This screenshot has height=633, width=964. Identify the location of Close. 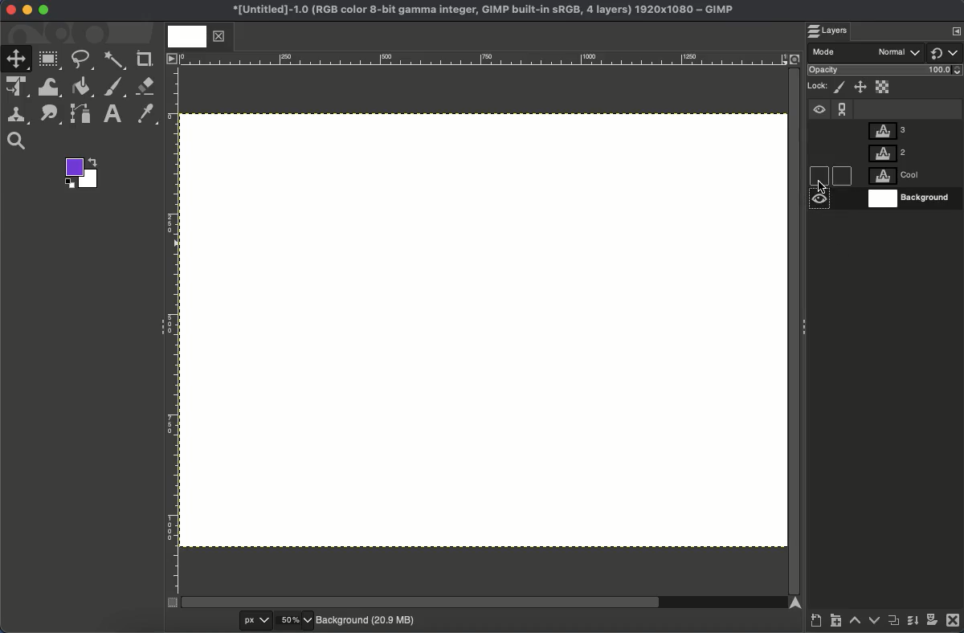
(953, 623).